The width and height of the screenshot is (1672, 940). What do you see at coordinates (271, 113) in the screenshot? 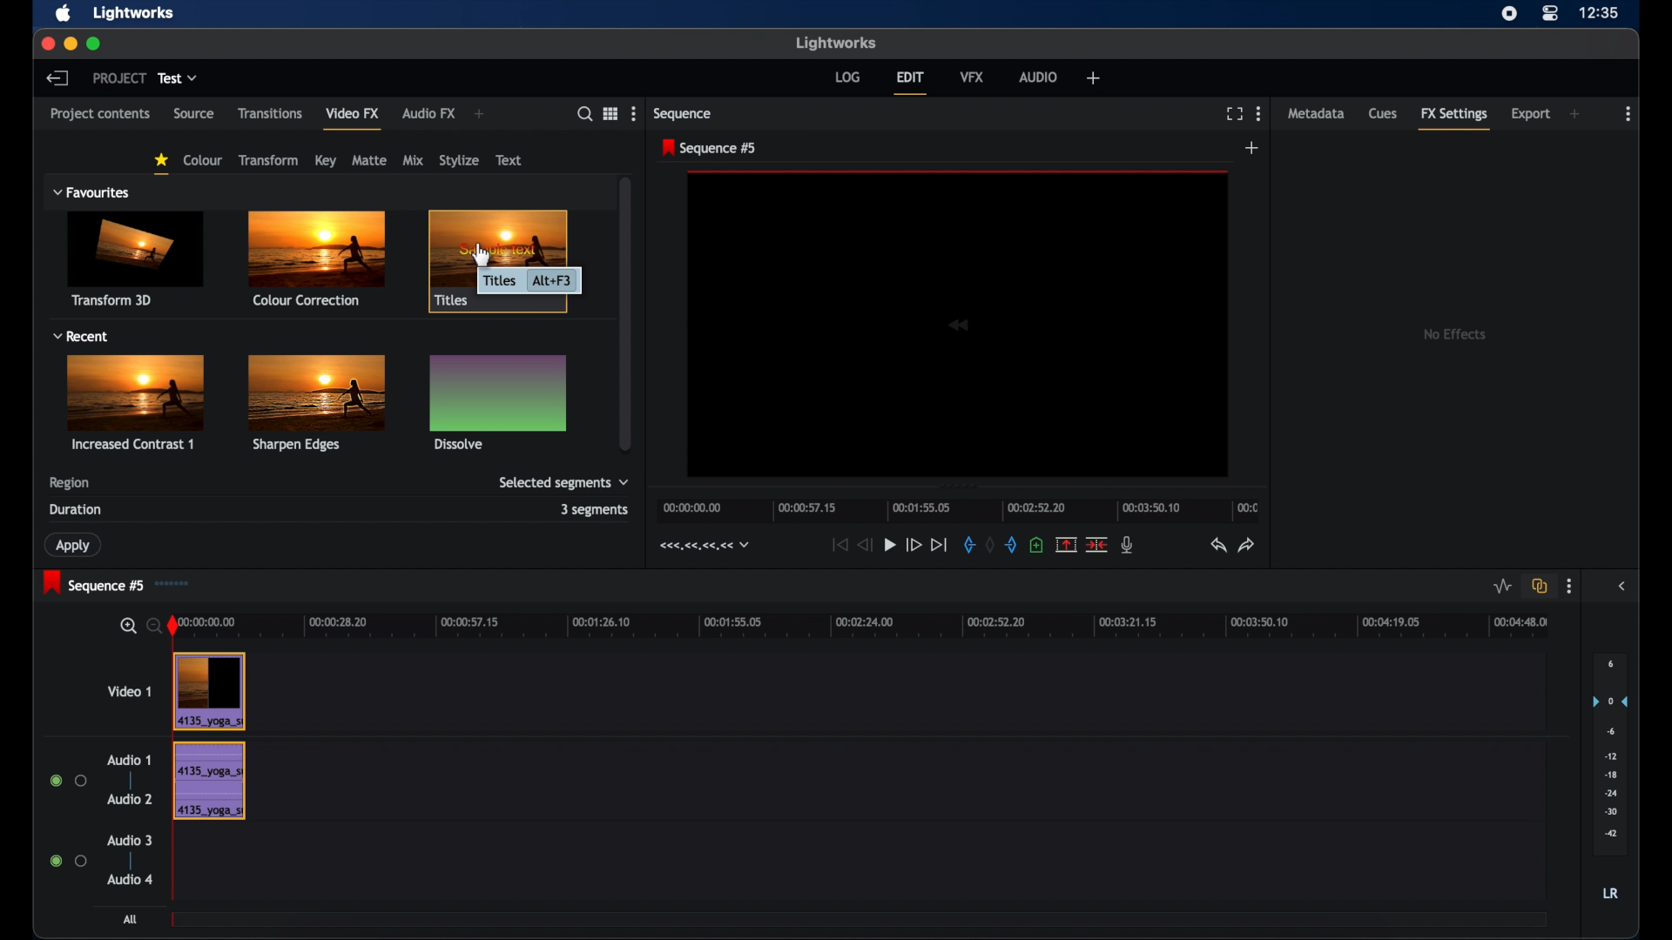
I see `transitions` at bounding box center [271, 113].